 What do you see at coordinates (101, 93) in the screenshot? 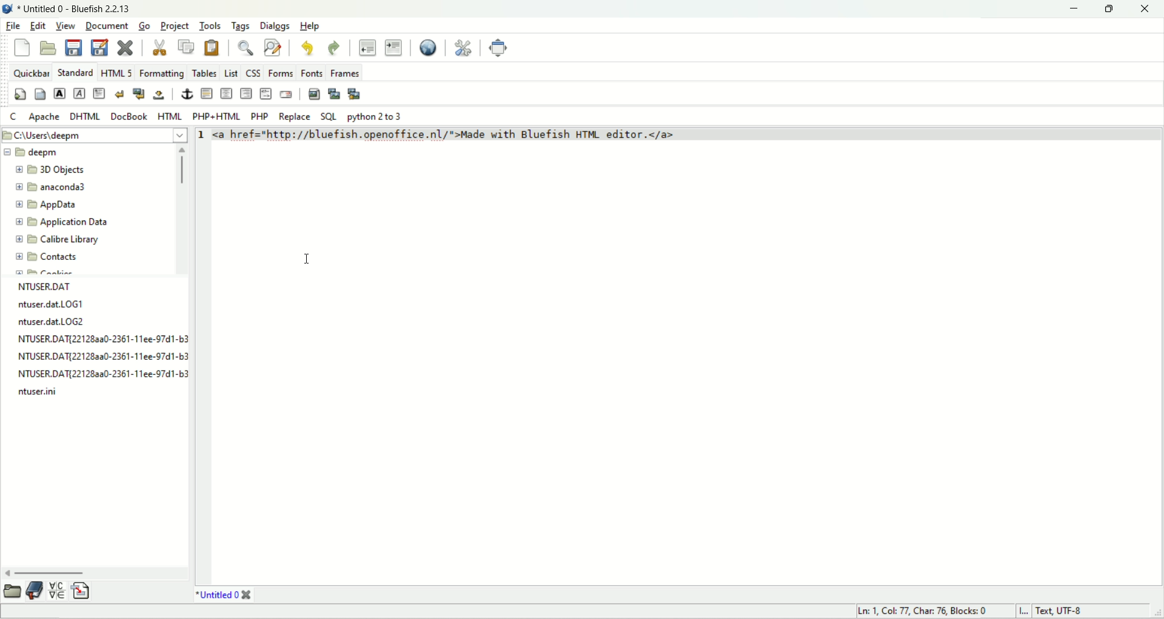
I see `paragraph` at bounding box center [101, 93].